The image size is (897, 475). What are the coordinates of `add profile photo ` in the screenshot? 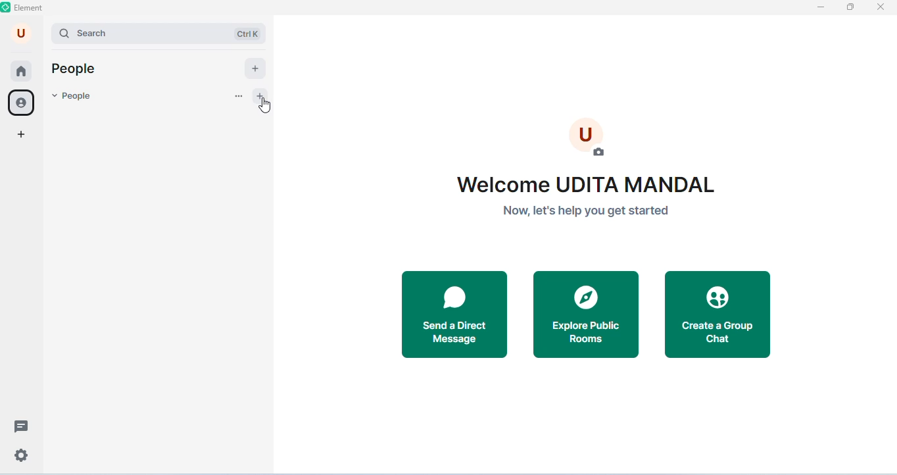 It's located at (589, 135).